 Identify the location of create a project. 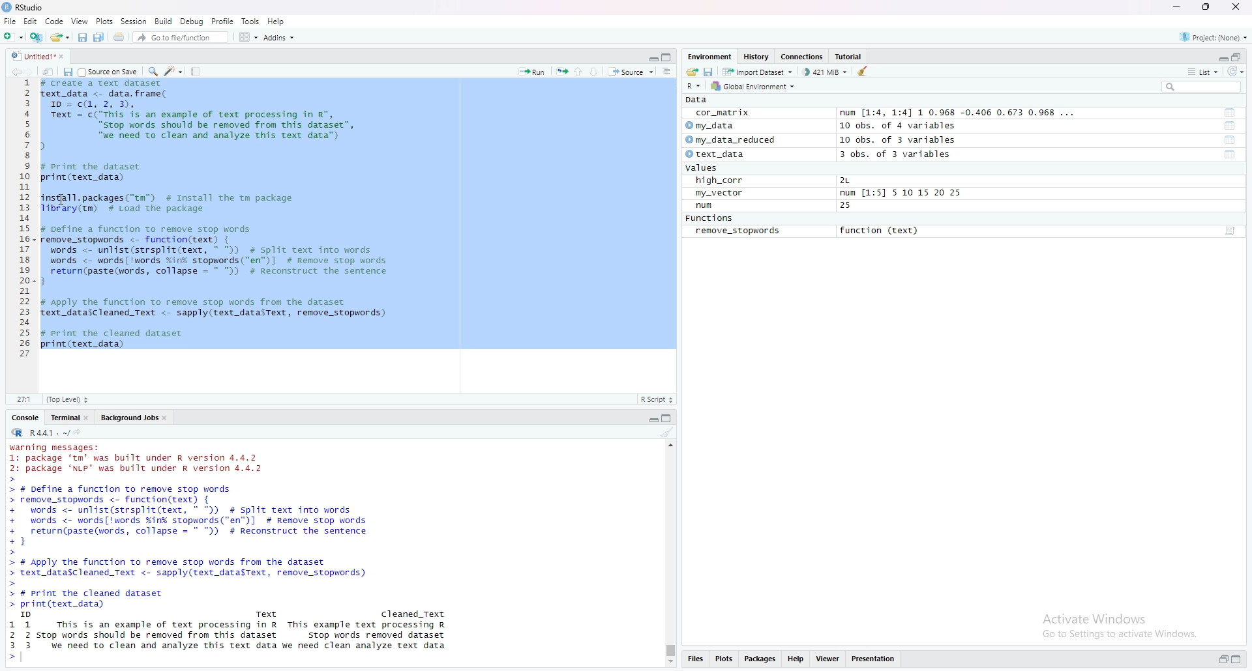
(36, 38).